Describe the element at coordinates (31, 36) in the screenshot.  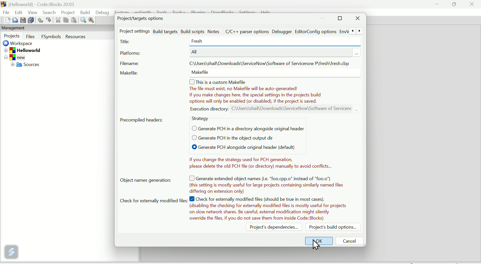
I see `` at that location.